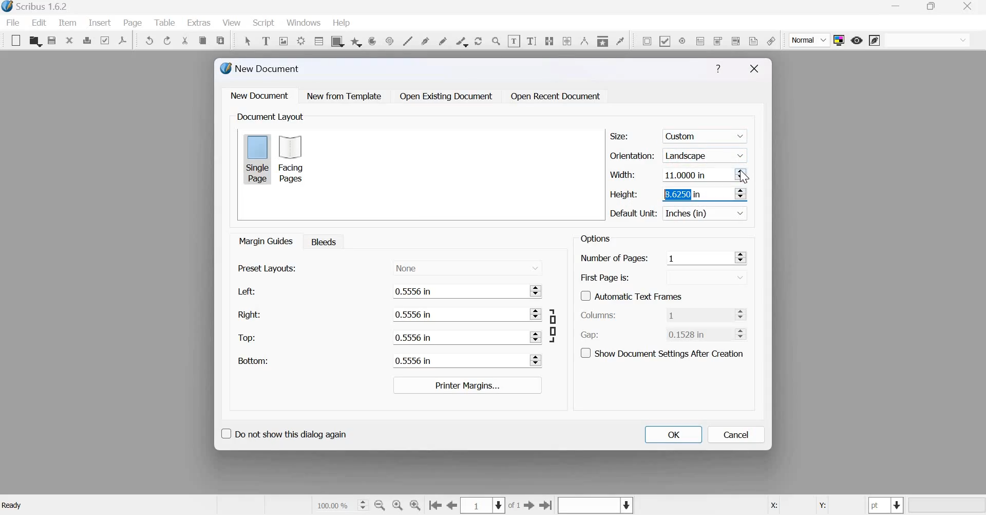 Image resolution: width=986 pixels, height=515 pixels. Describe the element at coordinates (388, 40) in the screenshot. I see `spiral` at that location.